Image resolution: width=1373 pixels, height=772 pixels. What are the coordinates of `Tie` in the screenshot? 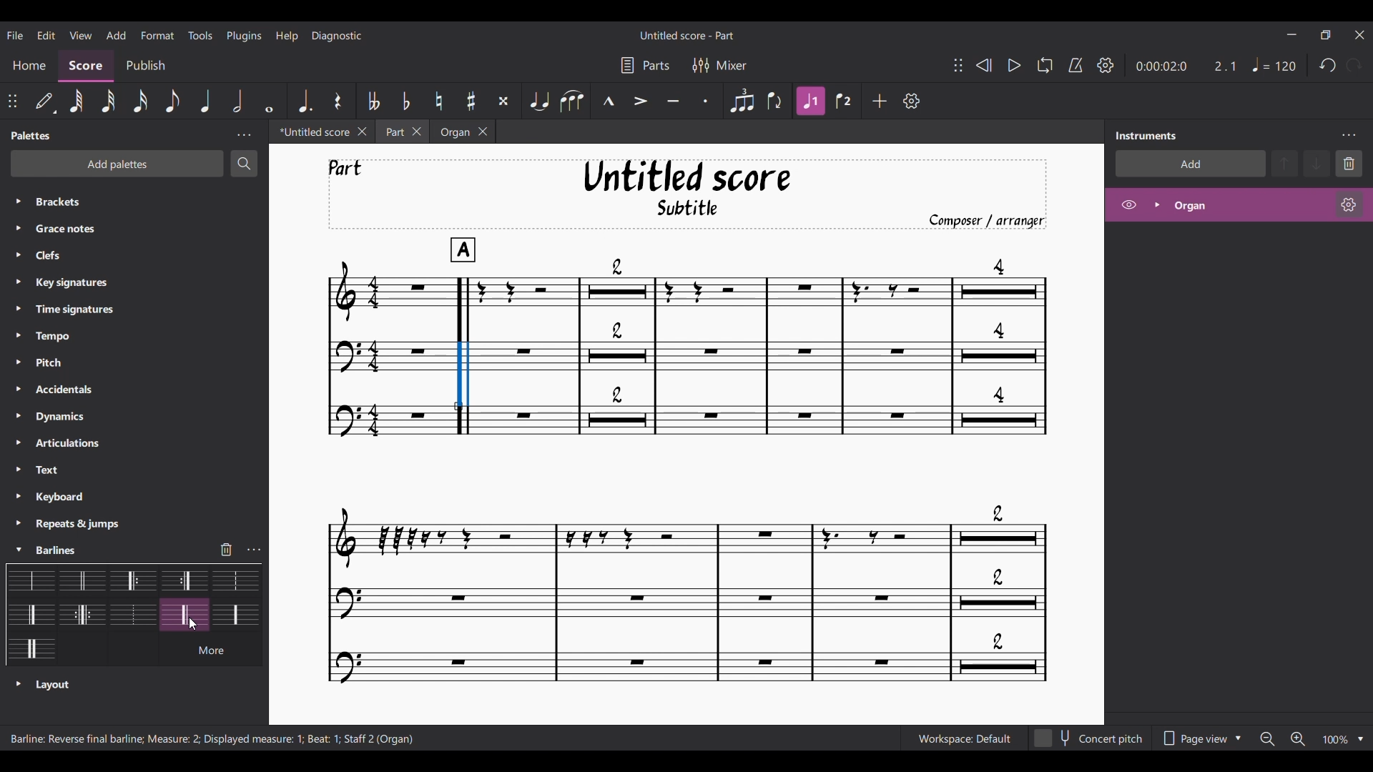 It's located at (540, 101).